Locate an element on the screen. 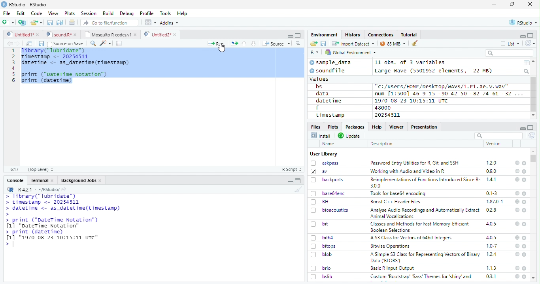 Image resolution: width=540 pixels, height=284 pixels. bitops is located at coordinates (324, 246).